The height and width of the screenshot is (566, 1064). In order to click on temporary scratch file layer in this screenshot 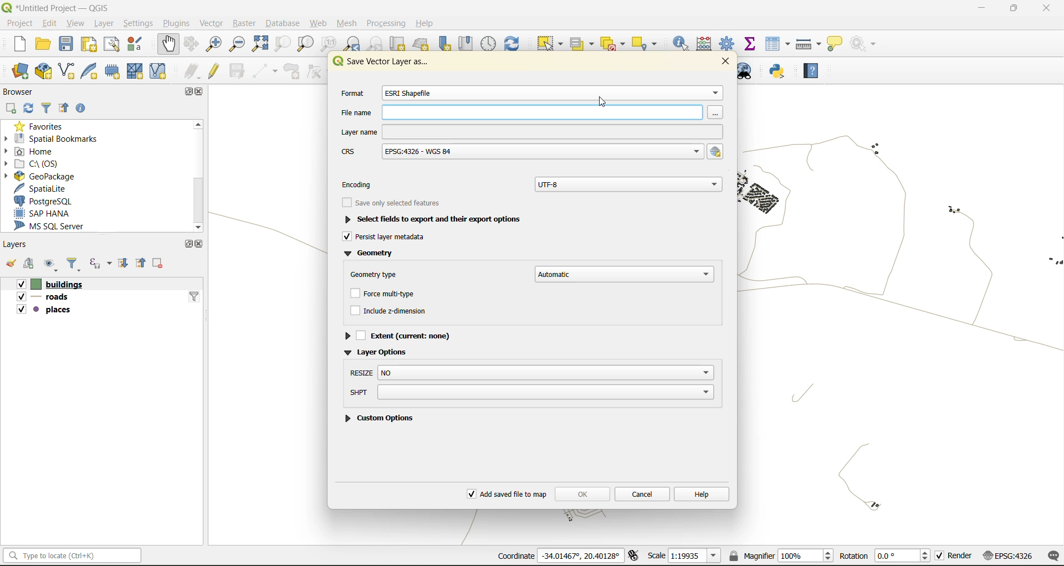, I will do `click(116, 70)`.